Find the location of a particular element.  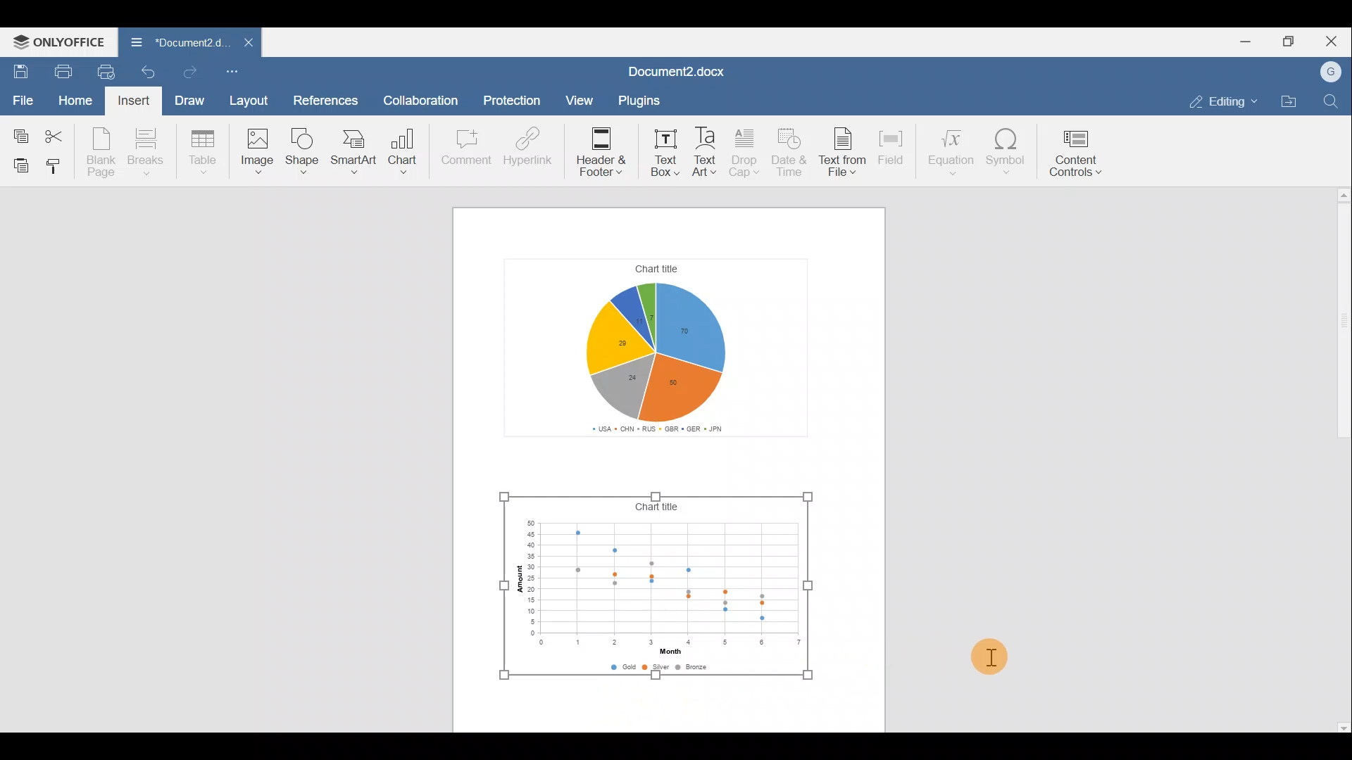

Table is located at coordinates (208, 151).